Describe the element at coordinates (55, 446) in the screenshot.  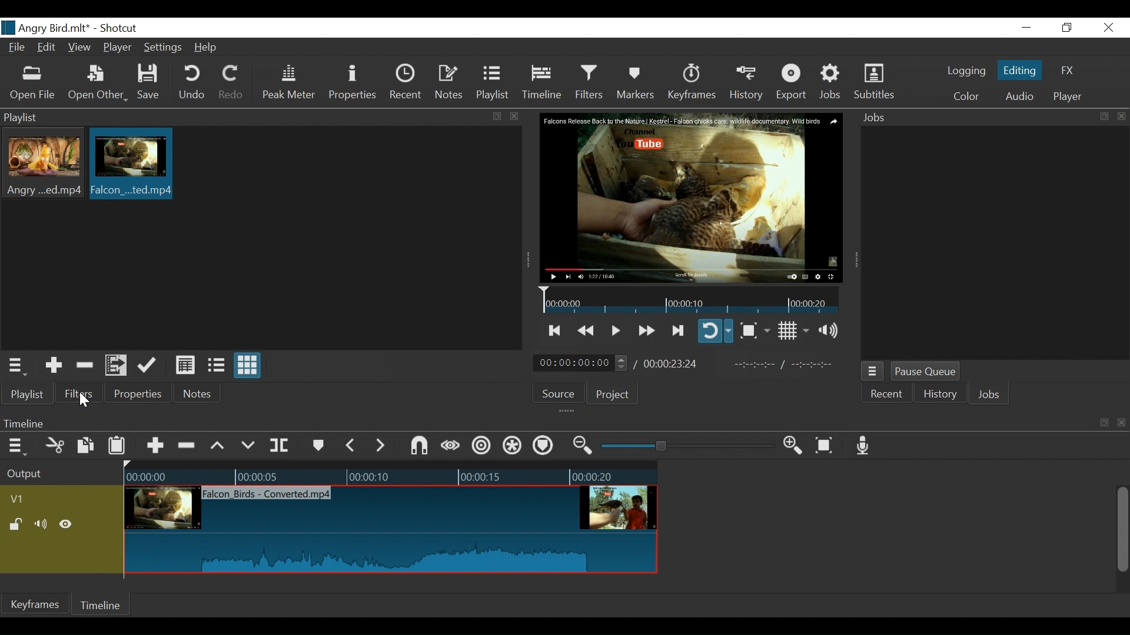
I see `Cut` at that location.